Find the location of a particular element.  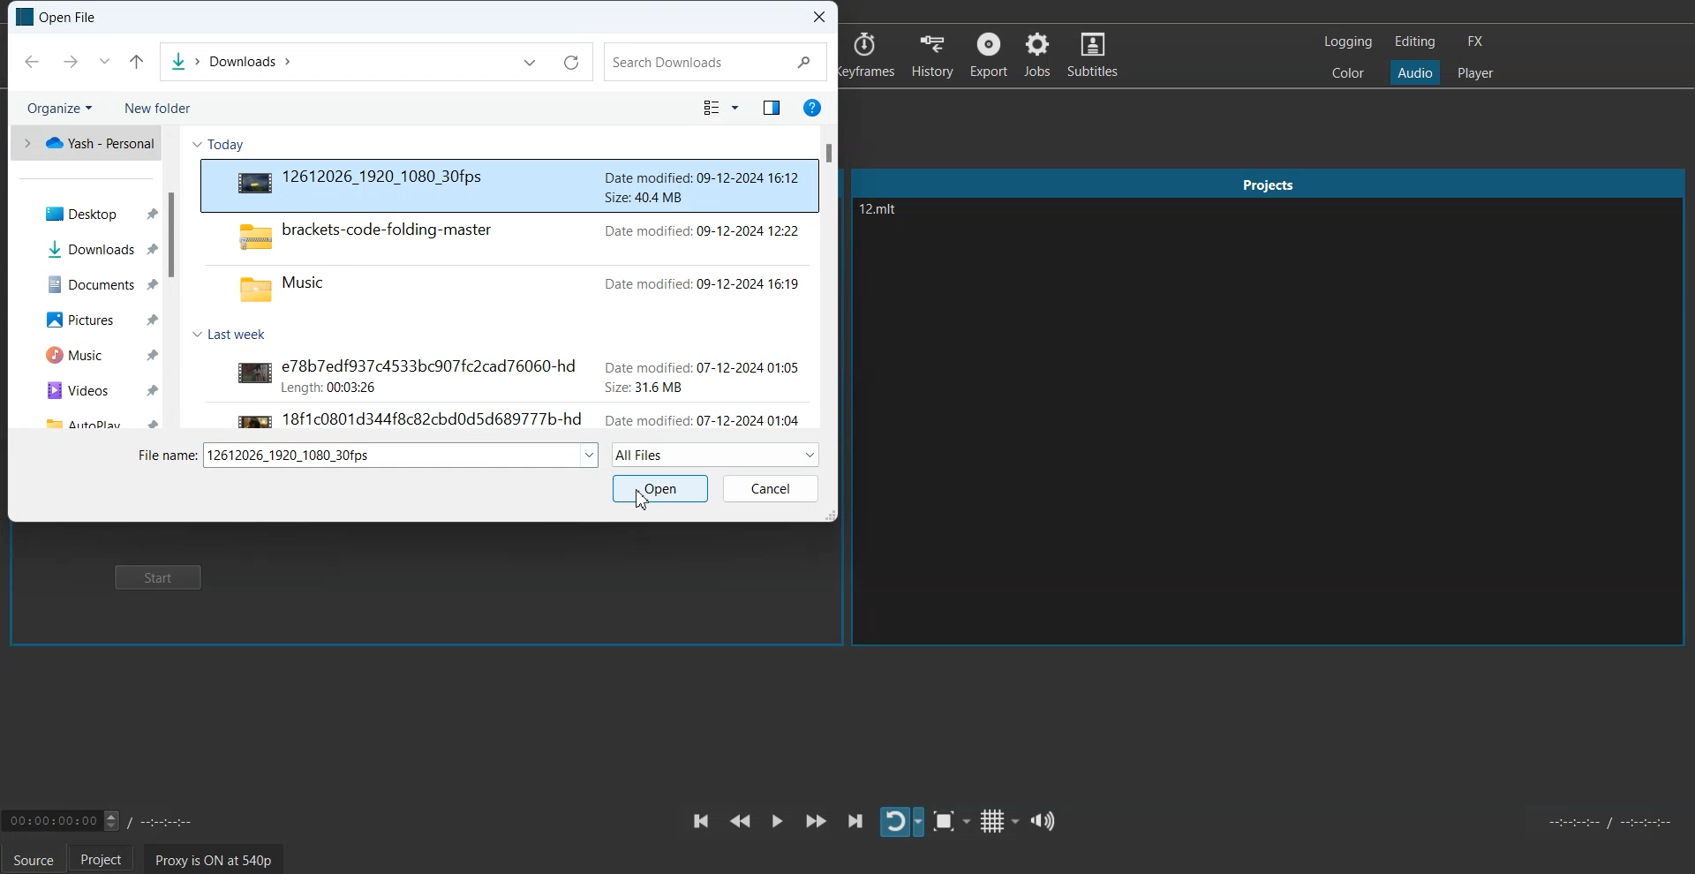

Logging is located at coordinates (1349, 41).